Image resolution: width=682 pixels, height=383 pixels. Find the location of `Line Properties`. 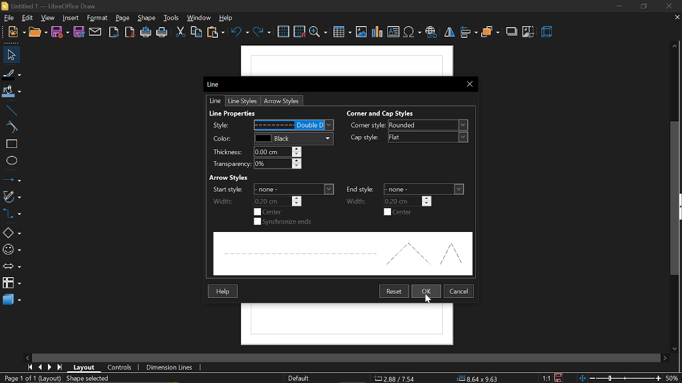

Line Properties is located at coordinates (245, 113).